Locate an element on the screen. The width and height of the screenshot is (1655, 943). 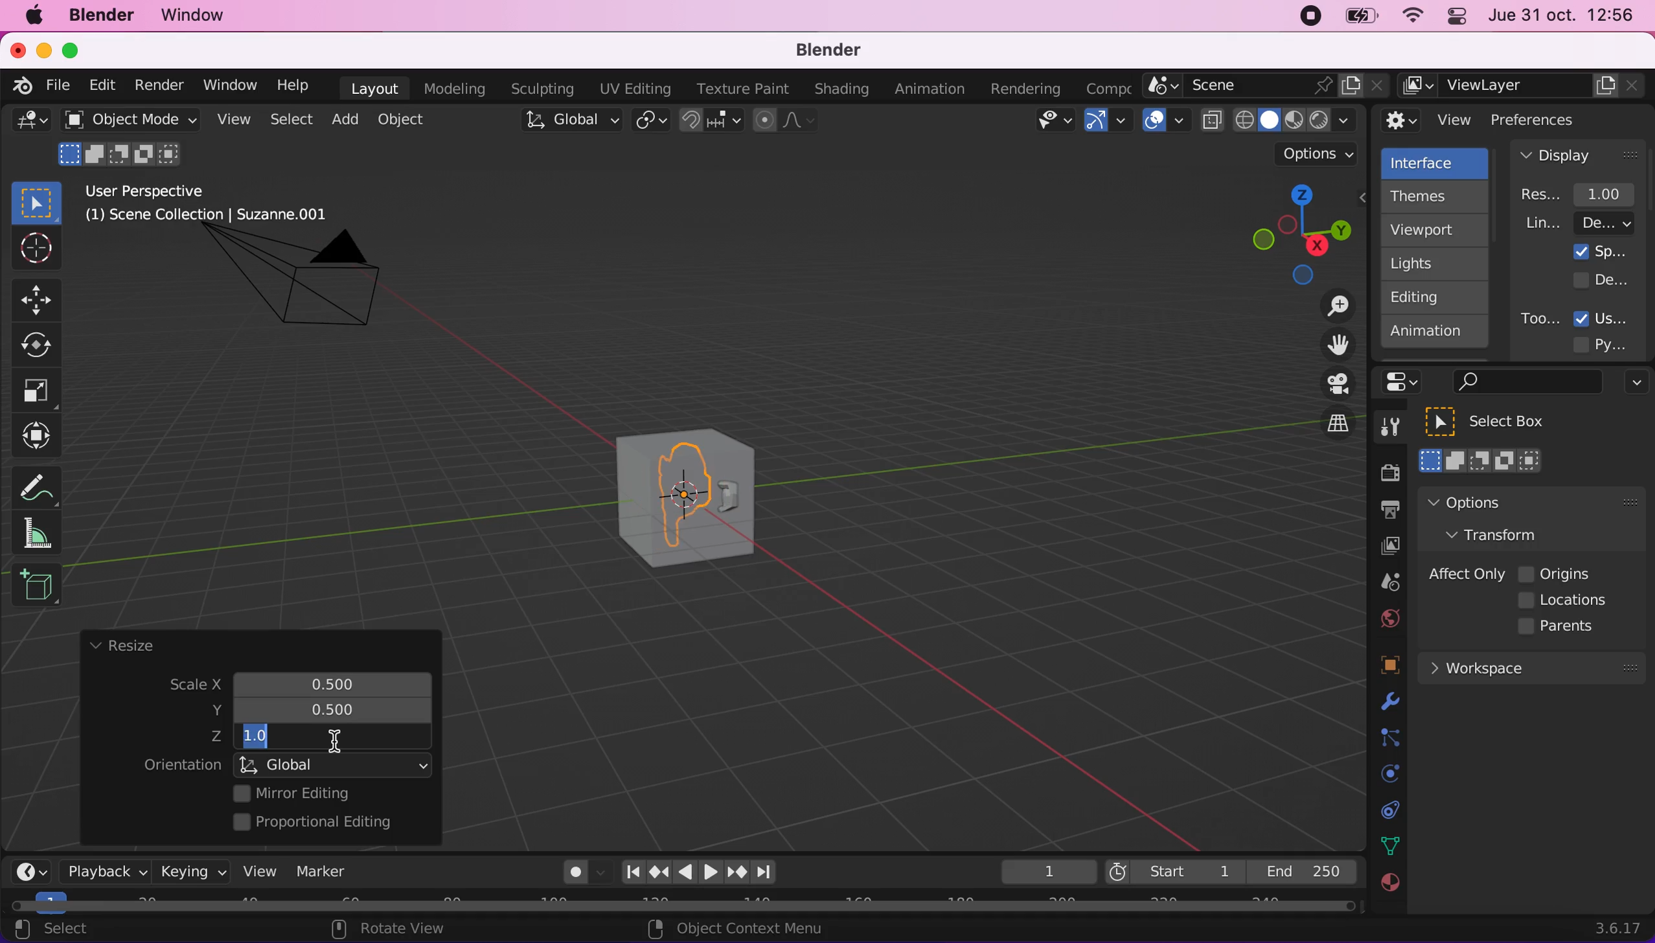
jump to endpoint is located at coordinates (771, 872).